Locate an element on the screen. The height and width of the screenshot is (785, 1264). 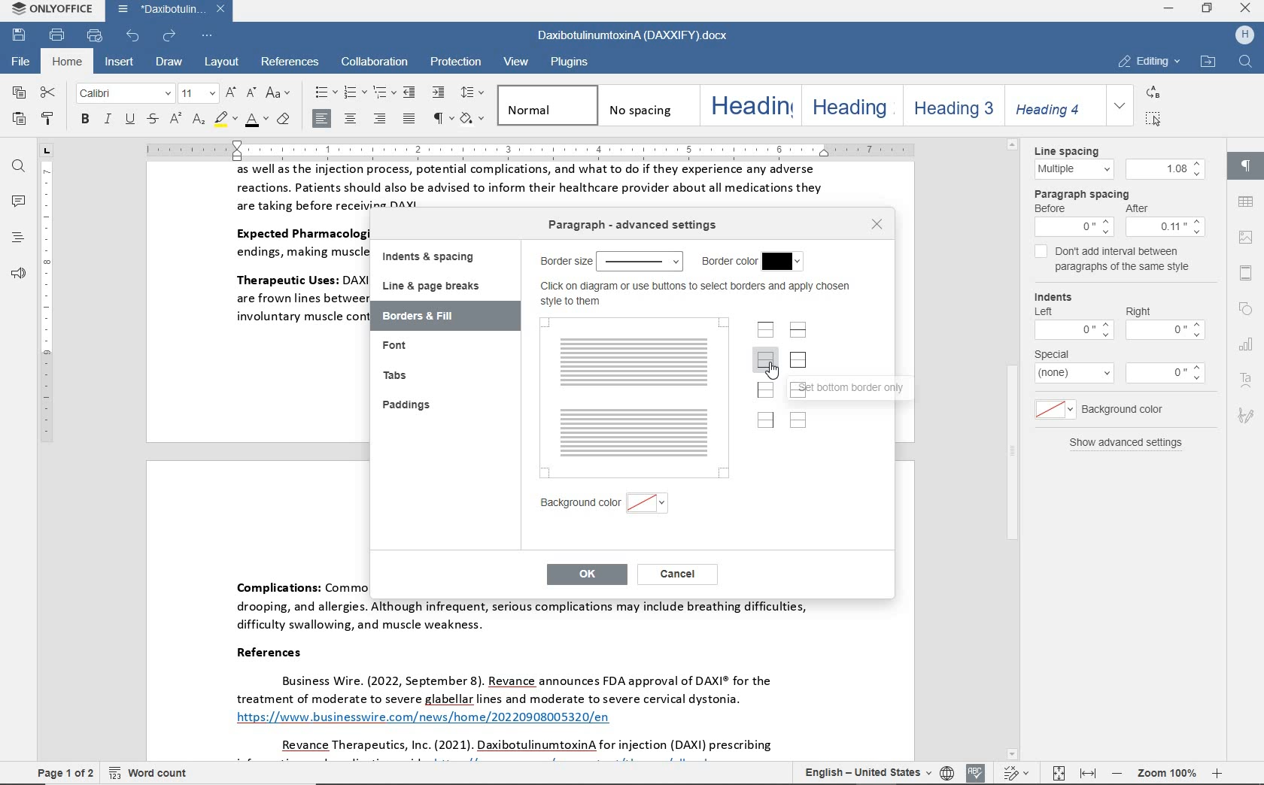
borders & fill is located at coordinates (427, 317).